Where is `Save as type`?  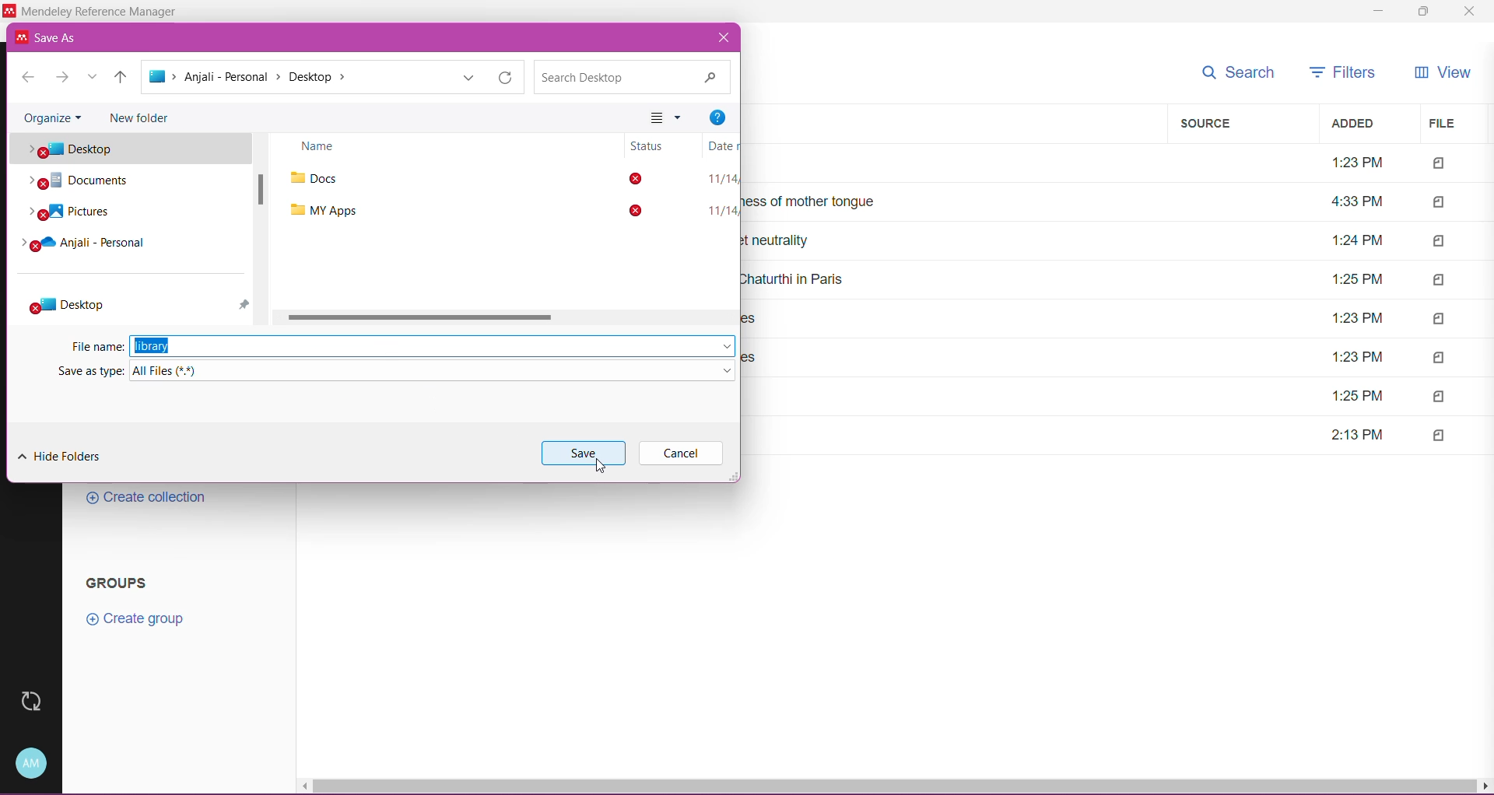
Save as type is located at coordinates (84, 371).